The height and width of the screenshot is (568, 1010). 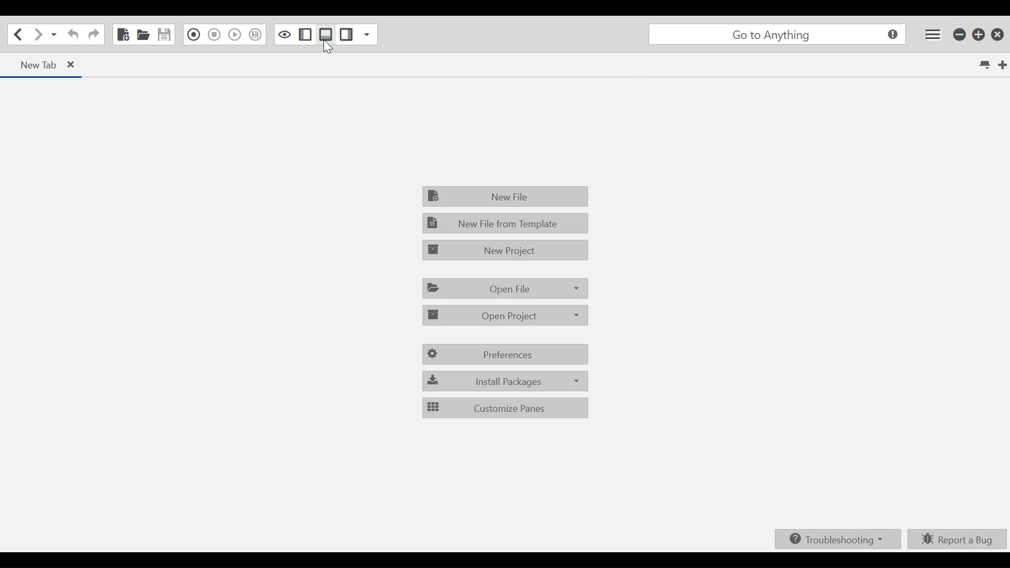 What do you see at coordinates (346, 35) in the screenshot?
I see `Show/Hide Right Pane` at bounding box center [346, 35].